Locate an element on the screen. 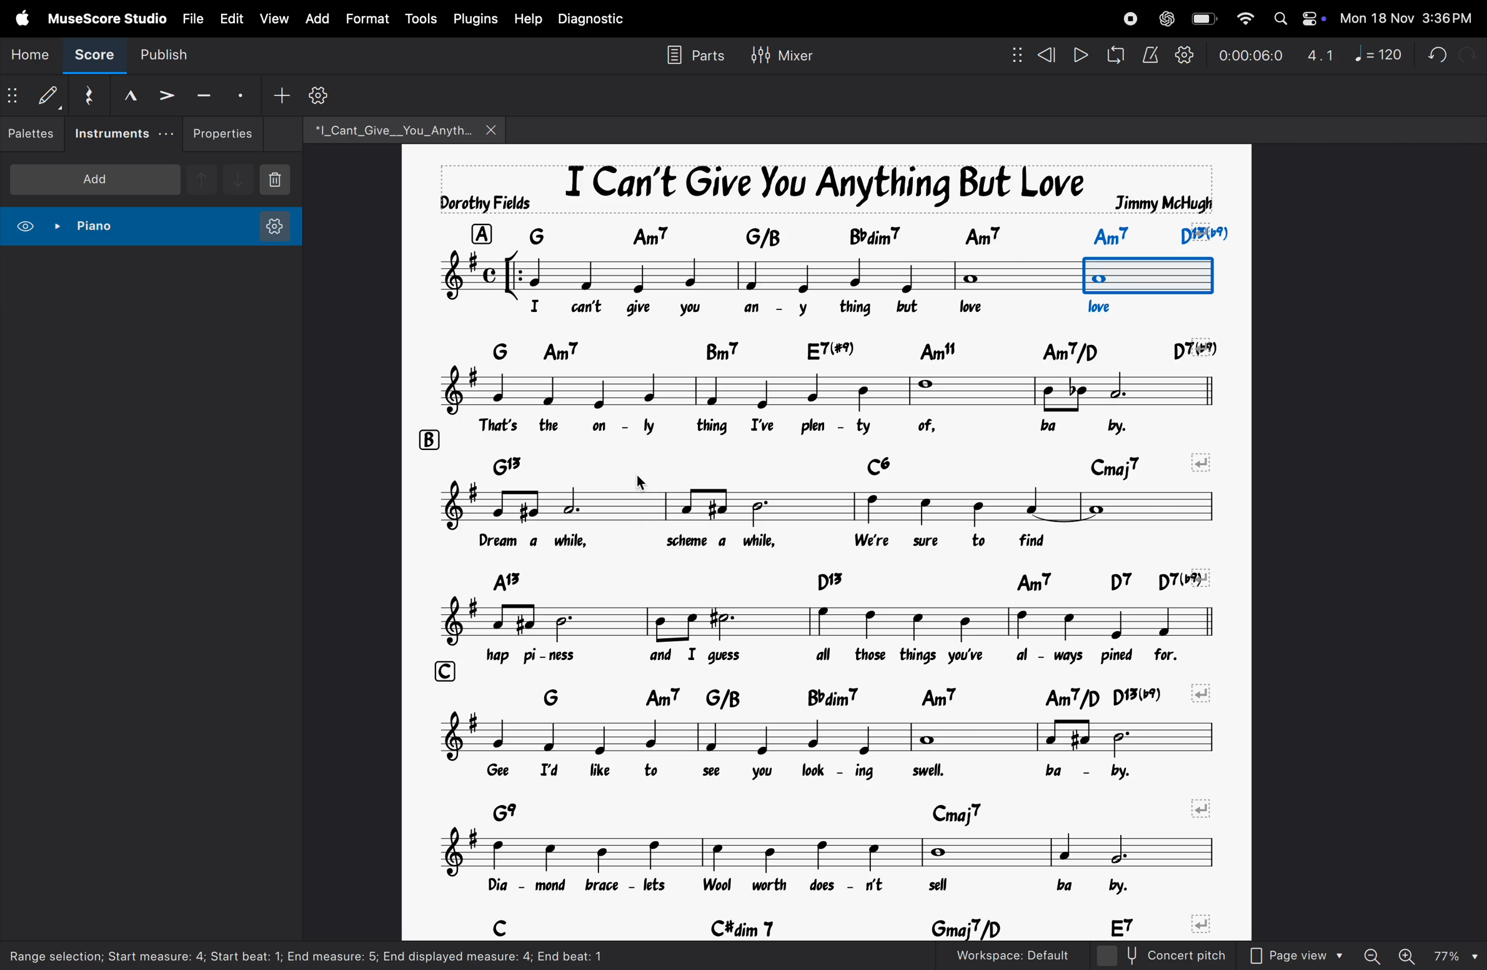 The height and width of the screenshot is (970, 1487). add is located at coordinates (94, 177).